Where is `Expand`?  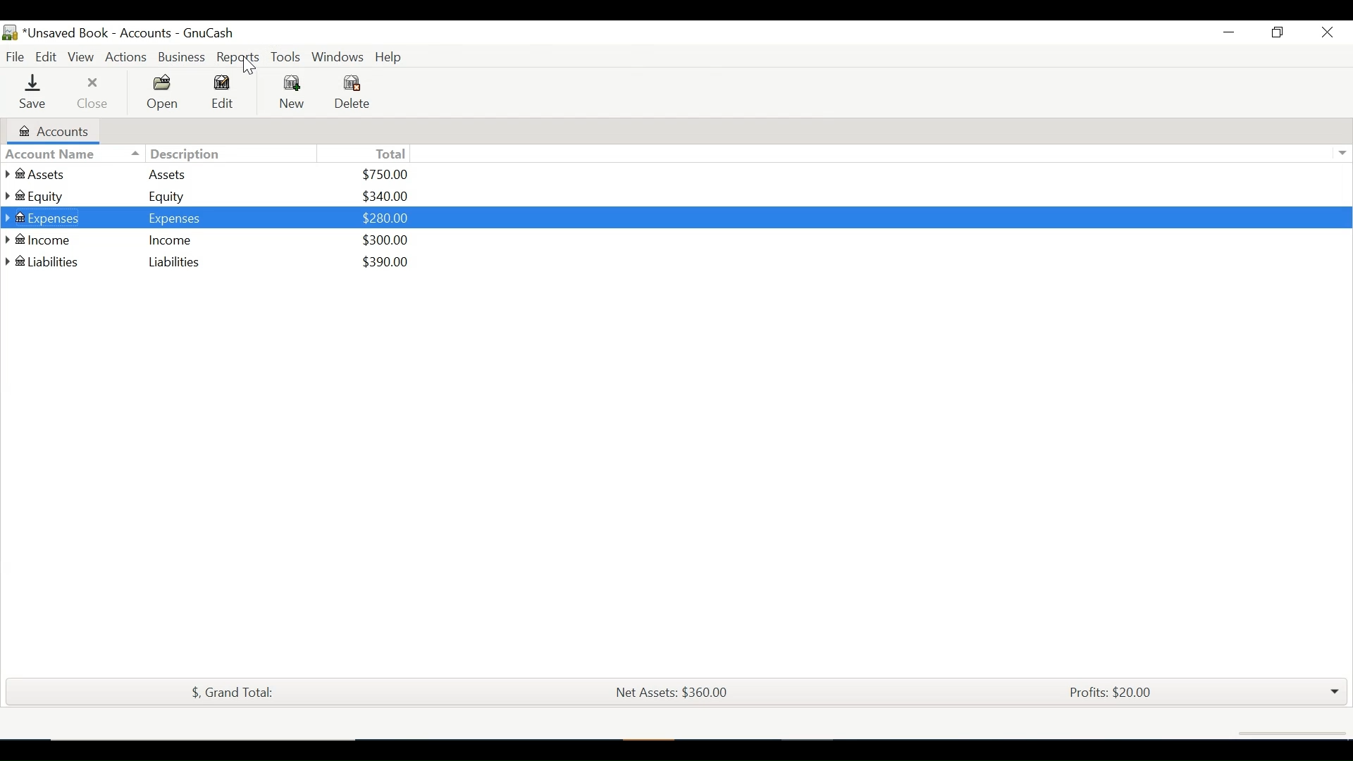
Expand is located at coordinates (1340, 154).